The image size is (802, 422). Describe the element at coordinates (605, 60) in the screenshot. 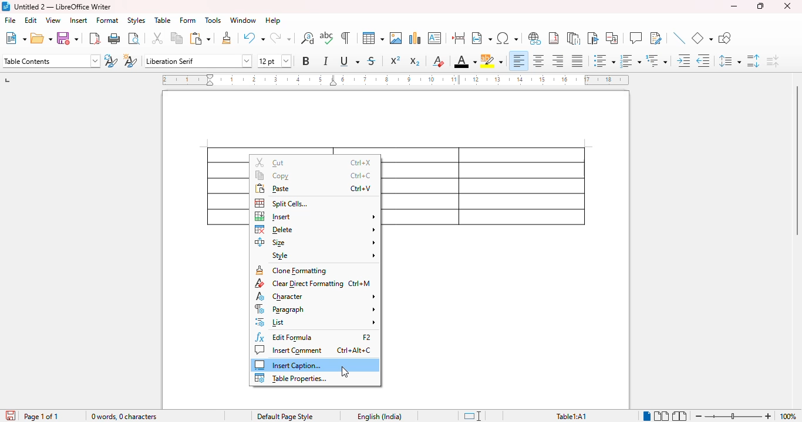

I see `toggle unordered list` at that location.